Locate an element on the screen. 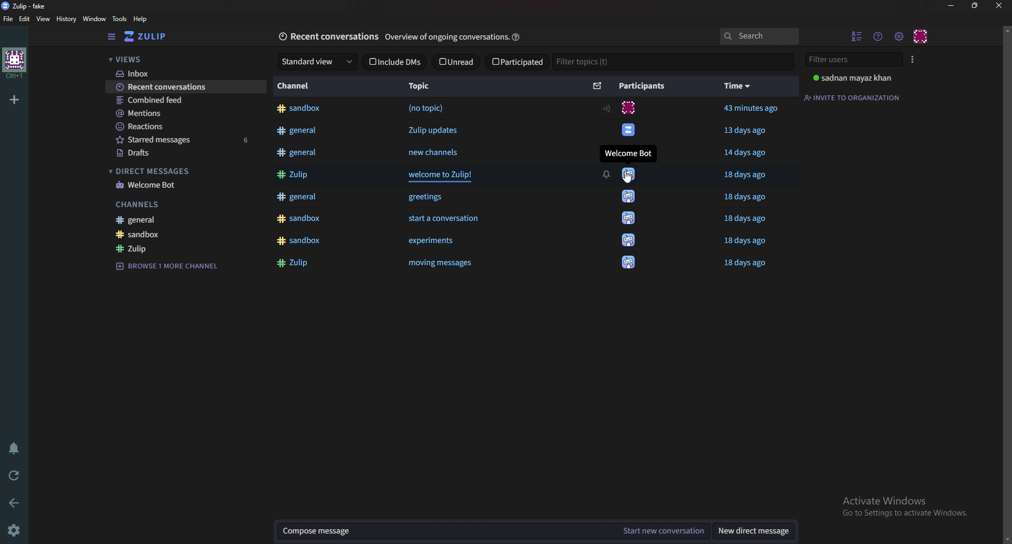  $# Zulip is located at coordinates (296, 174).